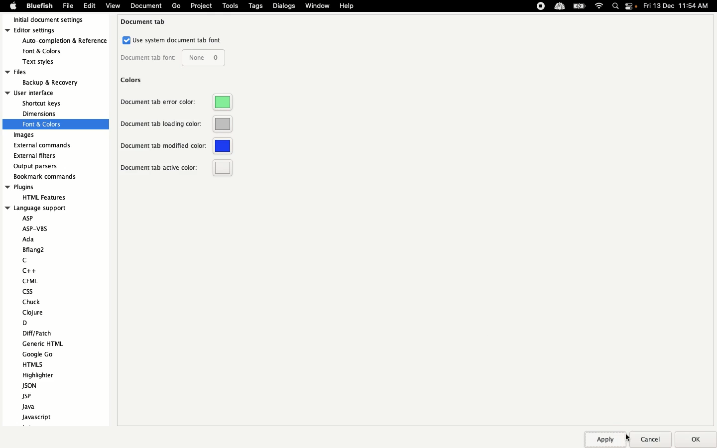 This screenshot has width=717, height=448. I want to click on Files, so click(42, 72).